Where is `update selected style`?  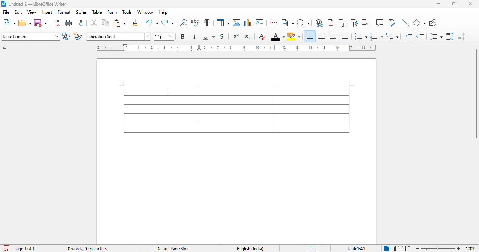 update selected style is located at coordinates (66, 36).